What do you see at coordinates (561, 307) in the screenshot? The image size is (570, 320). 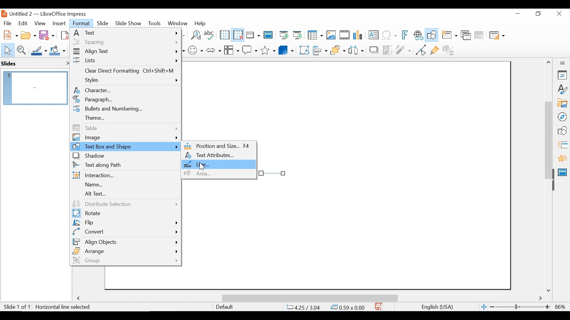 I see `86%` at bounding box center [561, 307].